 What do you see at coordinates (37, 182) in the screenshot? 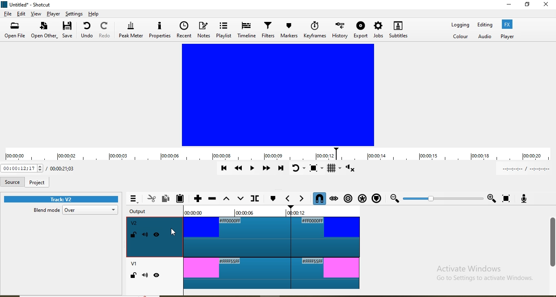
I see `project` at bounding box center [37, 182].